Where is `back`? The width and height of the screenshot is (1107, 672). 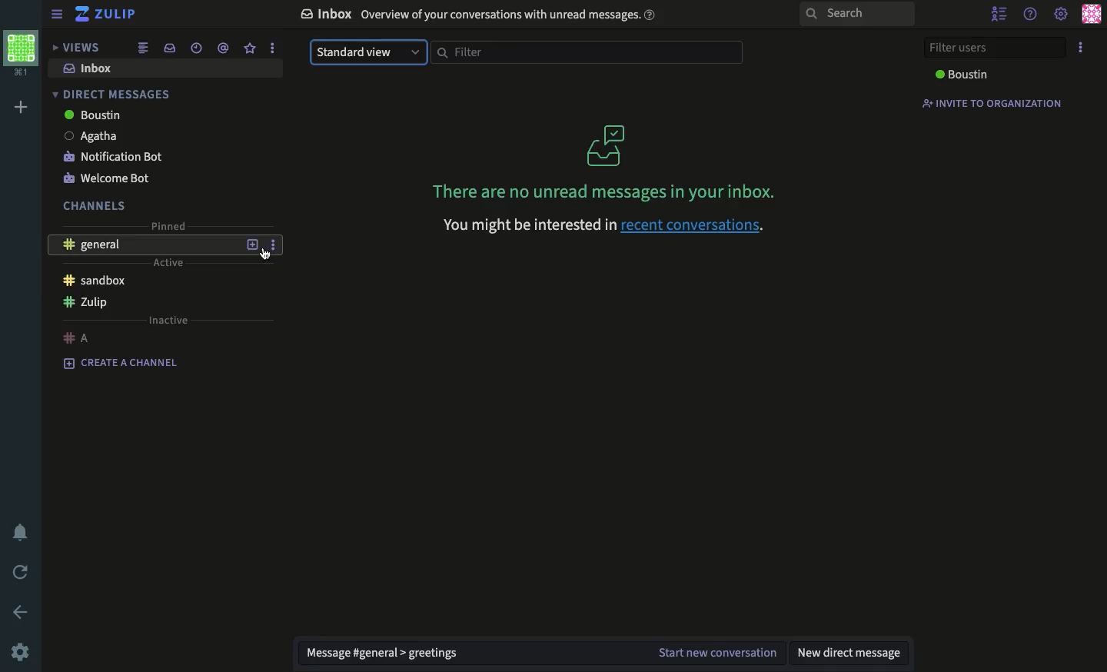
back is located at coordinates (23, 611).